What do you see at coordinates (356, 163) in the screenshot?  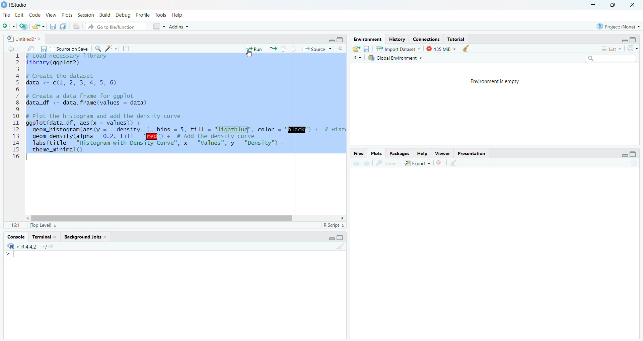 I see `previous plot` at bounding box center [356, 163].